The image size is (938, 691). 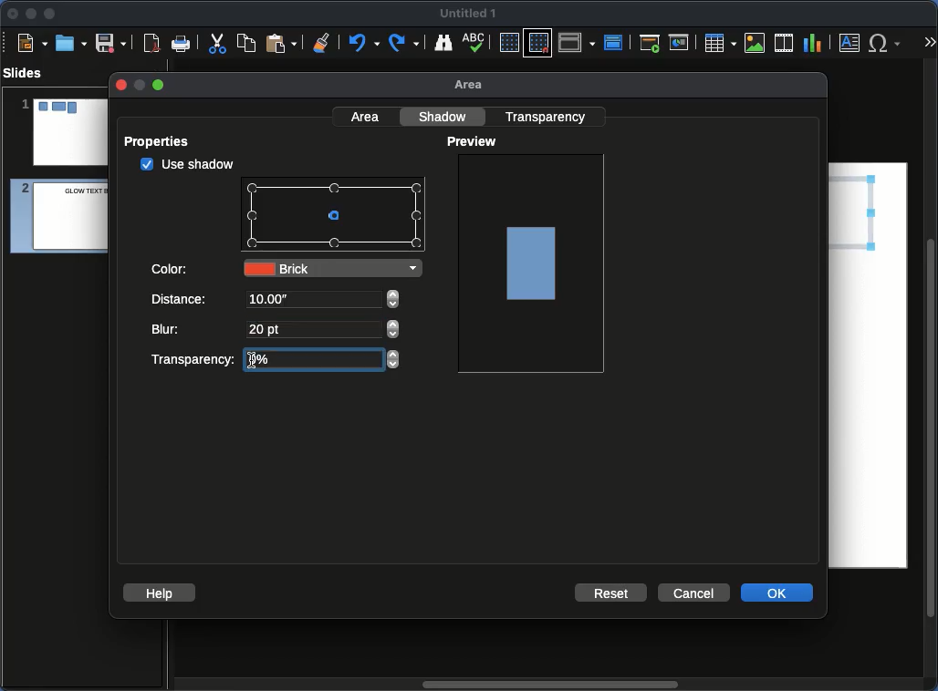 I want to click on adjust, so click(x=394, y=360).